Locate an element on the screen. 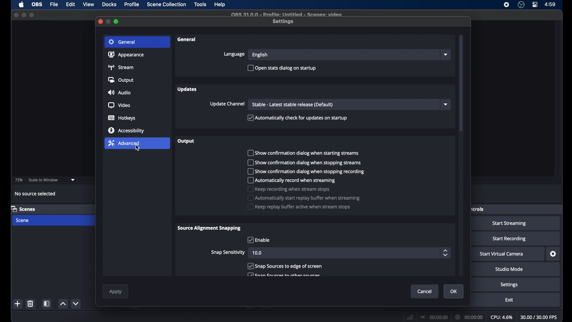 This screenshot has height=322, width=572. start streaming is located at coordinates (509, 224).